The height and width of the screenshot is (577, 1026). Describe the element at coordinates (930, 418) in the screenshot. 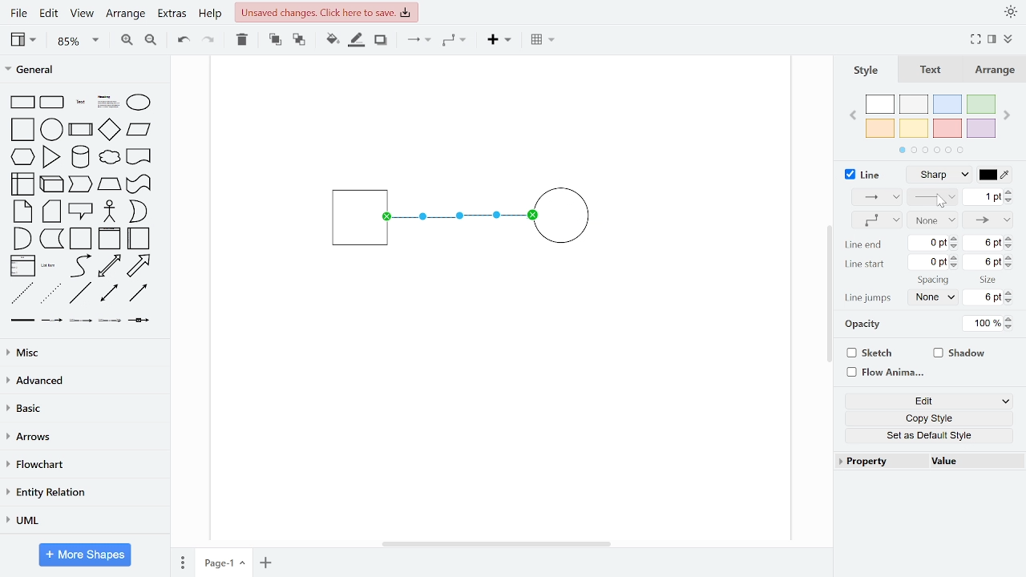

I see `copy style` at that location.